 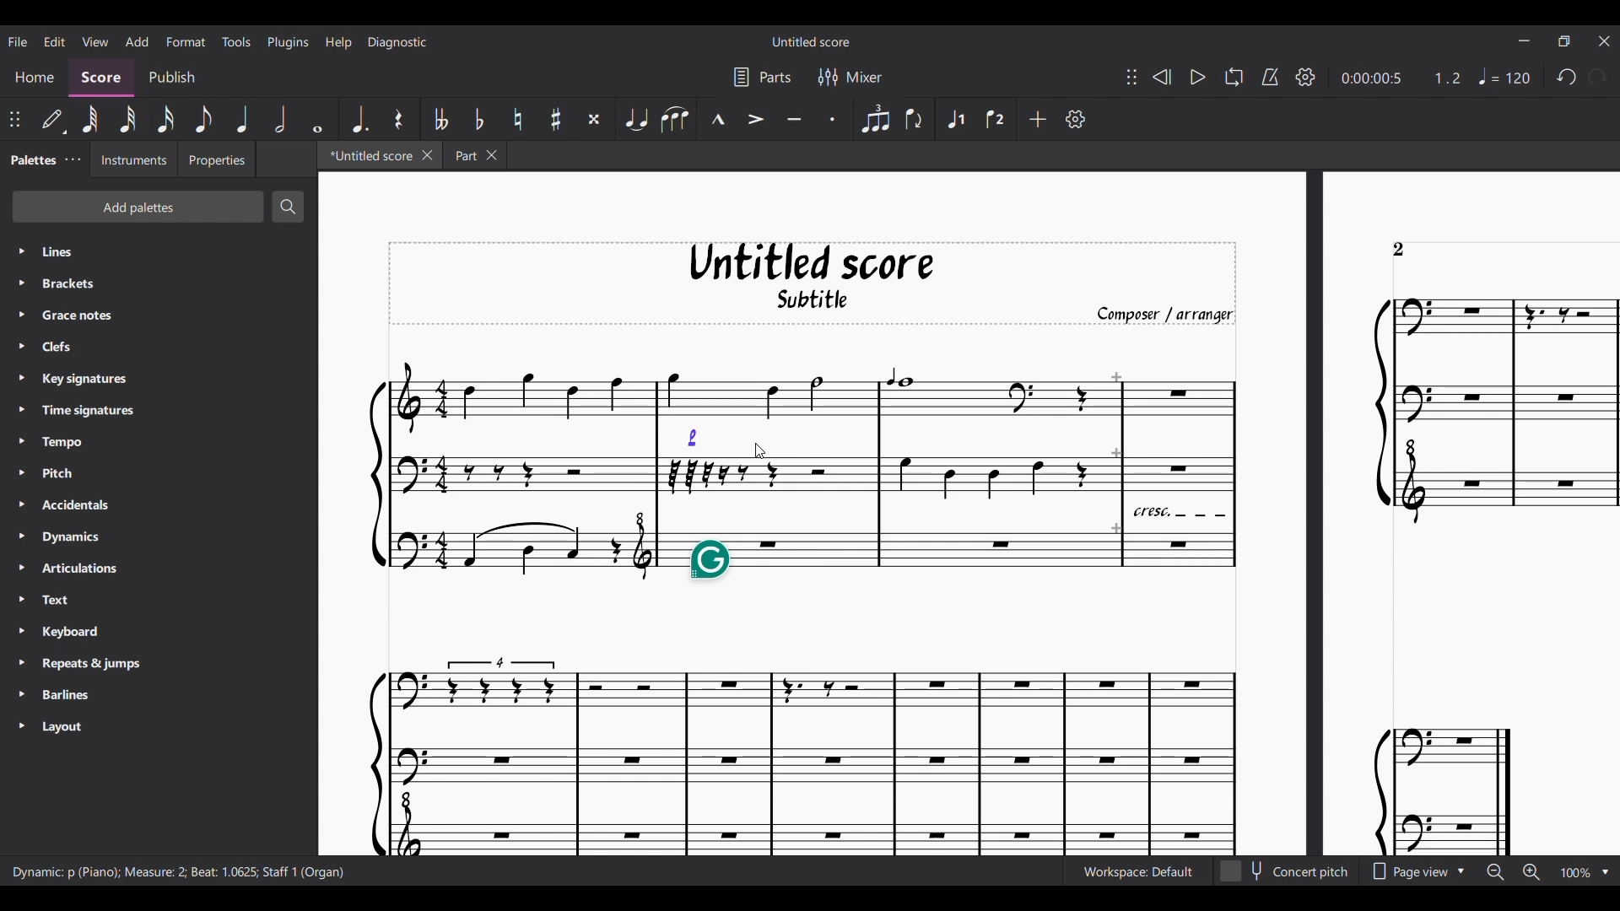 I want to click on Close current tab, so click(x=427, y=155).